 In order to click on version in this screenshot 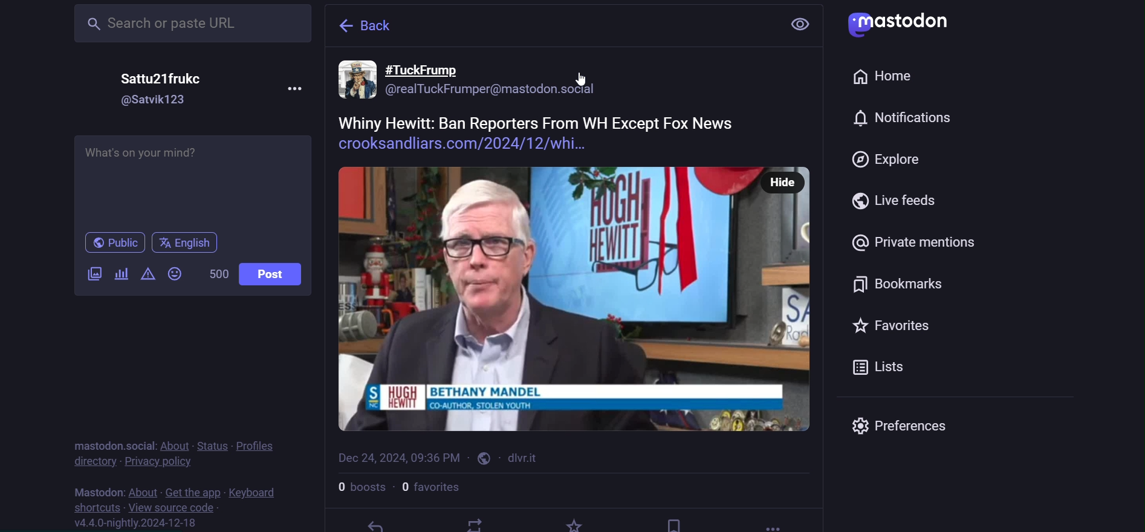, I will do `click(143, 524)`.